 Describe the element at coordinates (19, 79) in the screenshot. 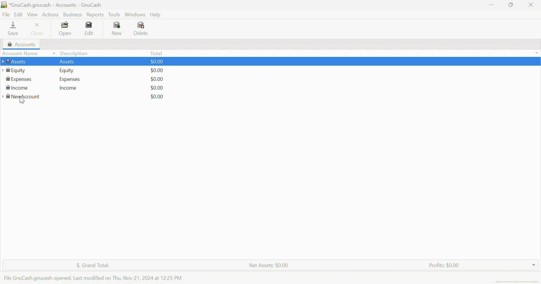

I see `Expenses` at that location.